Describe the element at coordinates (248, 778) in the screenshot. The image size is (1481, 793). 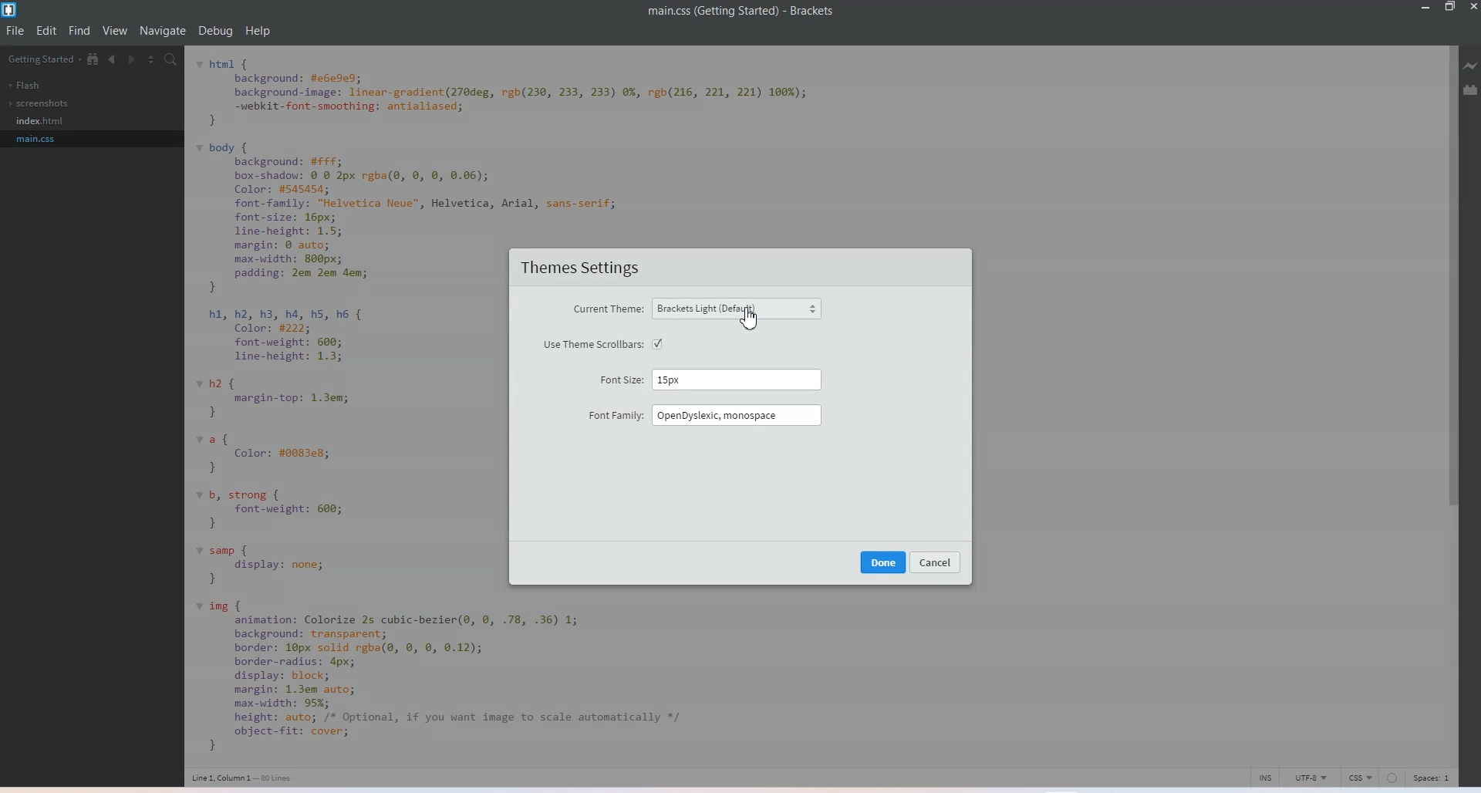
I see `Text 3 ` at that location.